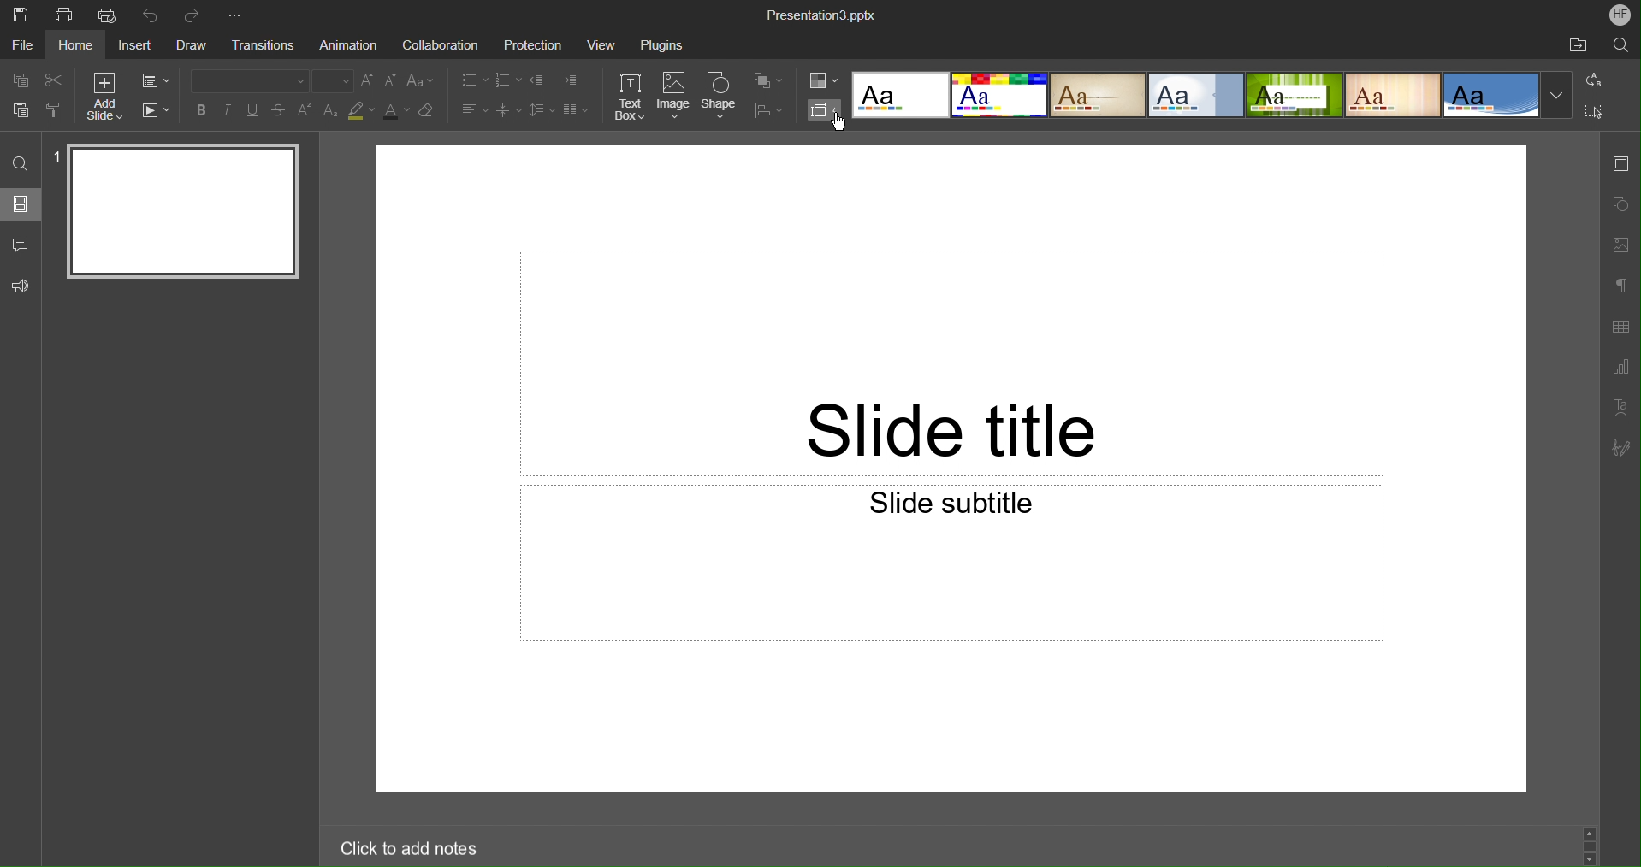  Describe the element at coordinates (396, 113) in the screenshot. I see `Text Color` at that location.